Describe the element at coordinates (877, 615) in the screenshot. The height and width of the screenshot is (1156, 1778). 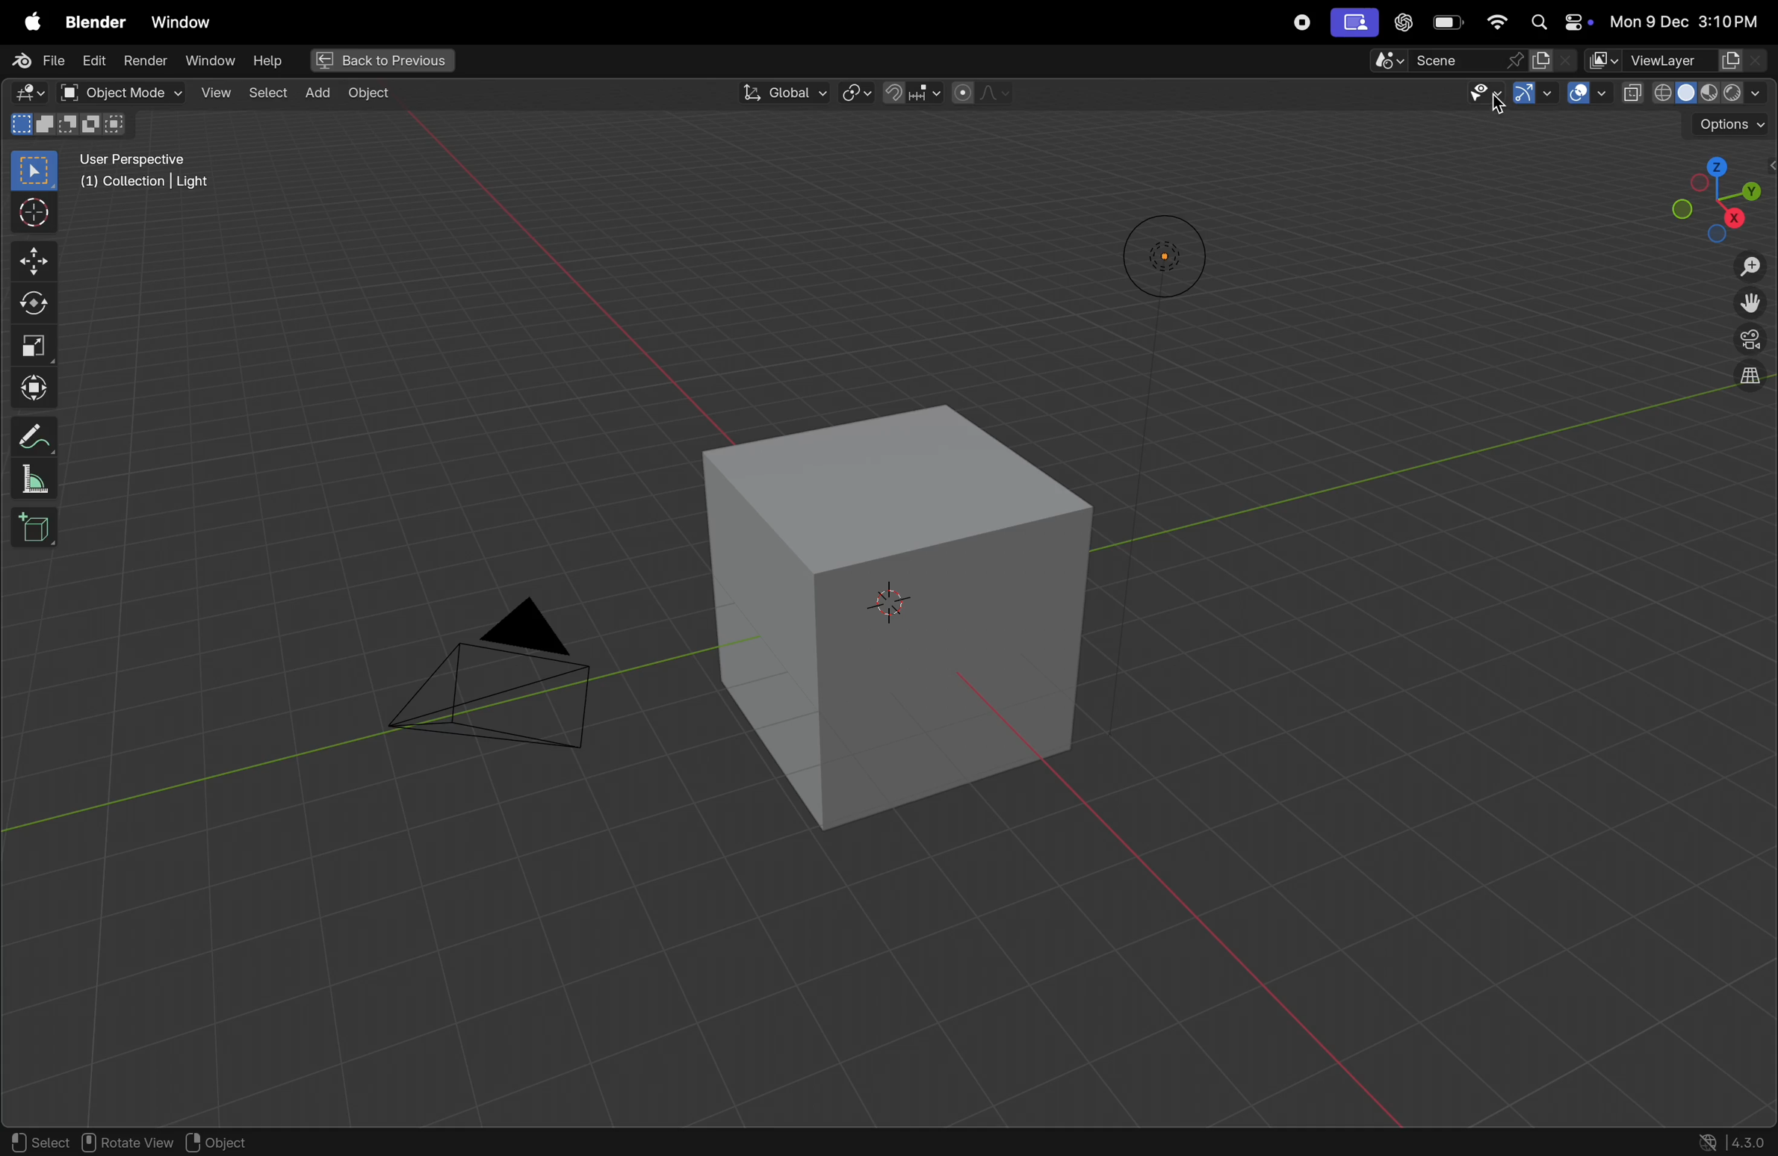
I see `cube` at that location.